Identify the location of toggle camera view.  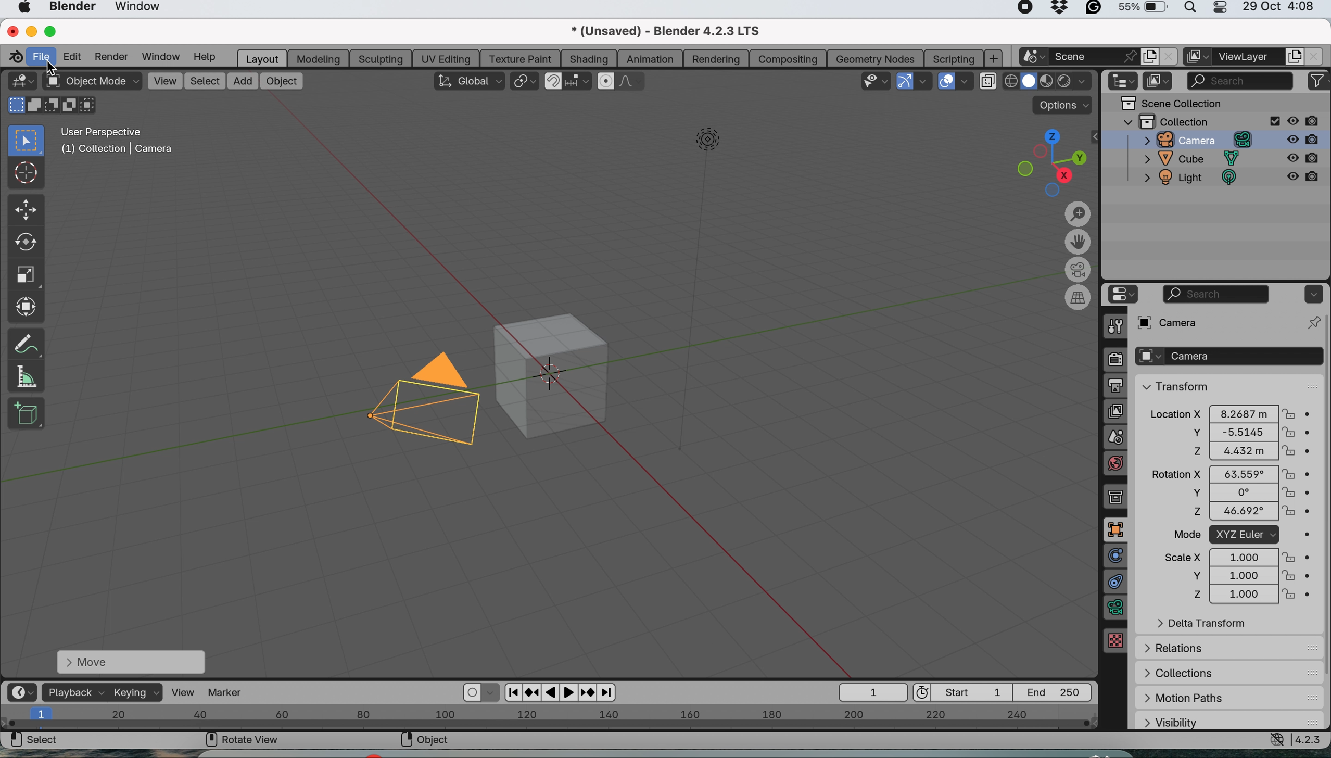
(1078, 270).